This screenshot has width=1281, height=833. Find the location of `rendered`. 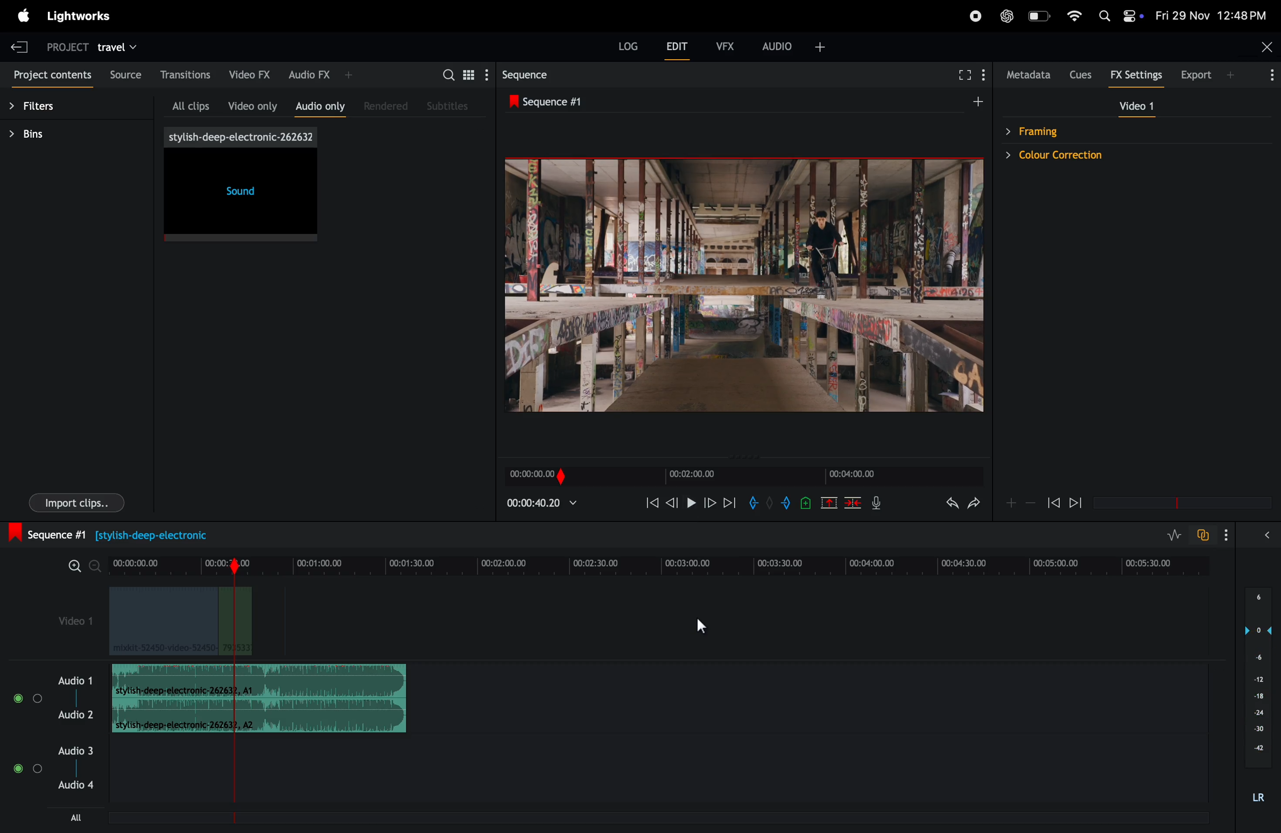

rendered is located at coordinates (389, 105).